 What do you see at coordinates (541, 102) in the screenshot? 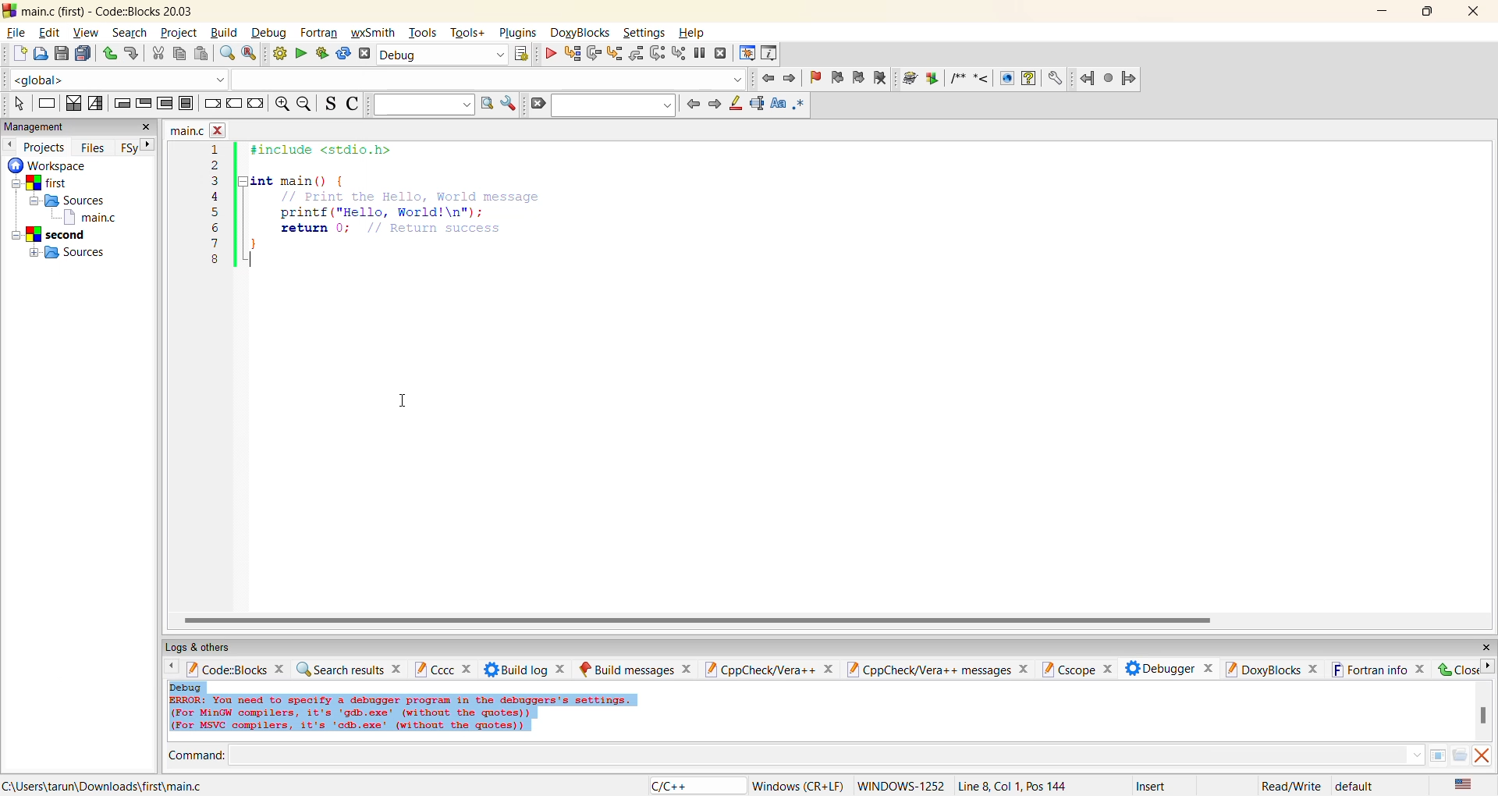
I see `clear` at bounding box center [541, 102].